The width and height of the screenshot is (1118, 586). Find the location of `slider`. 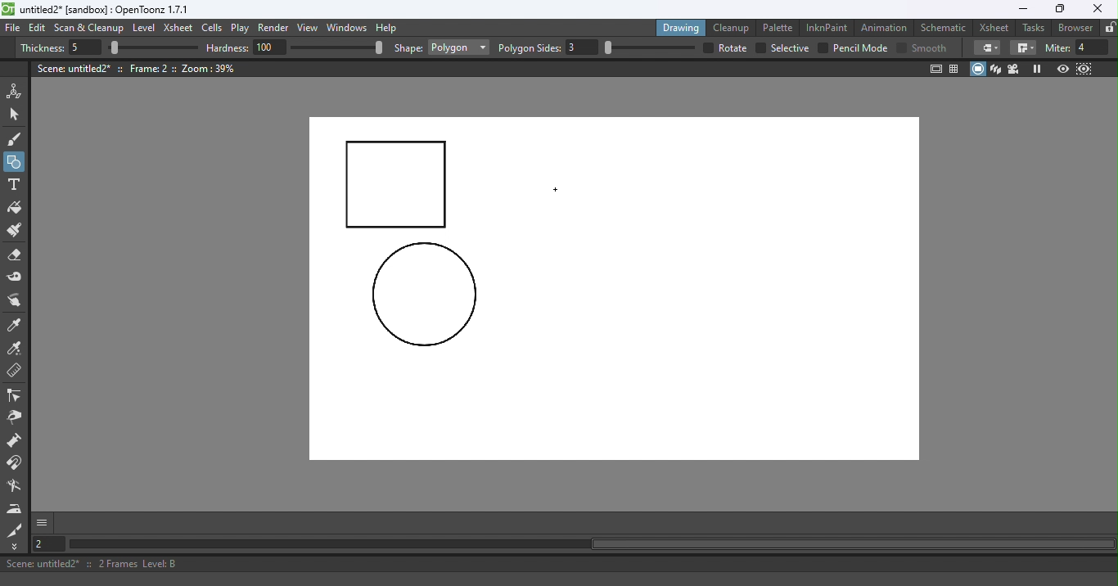

slider is located at coordinates (649, 47).